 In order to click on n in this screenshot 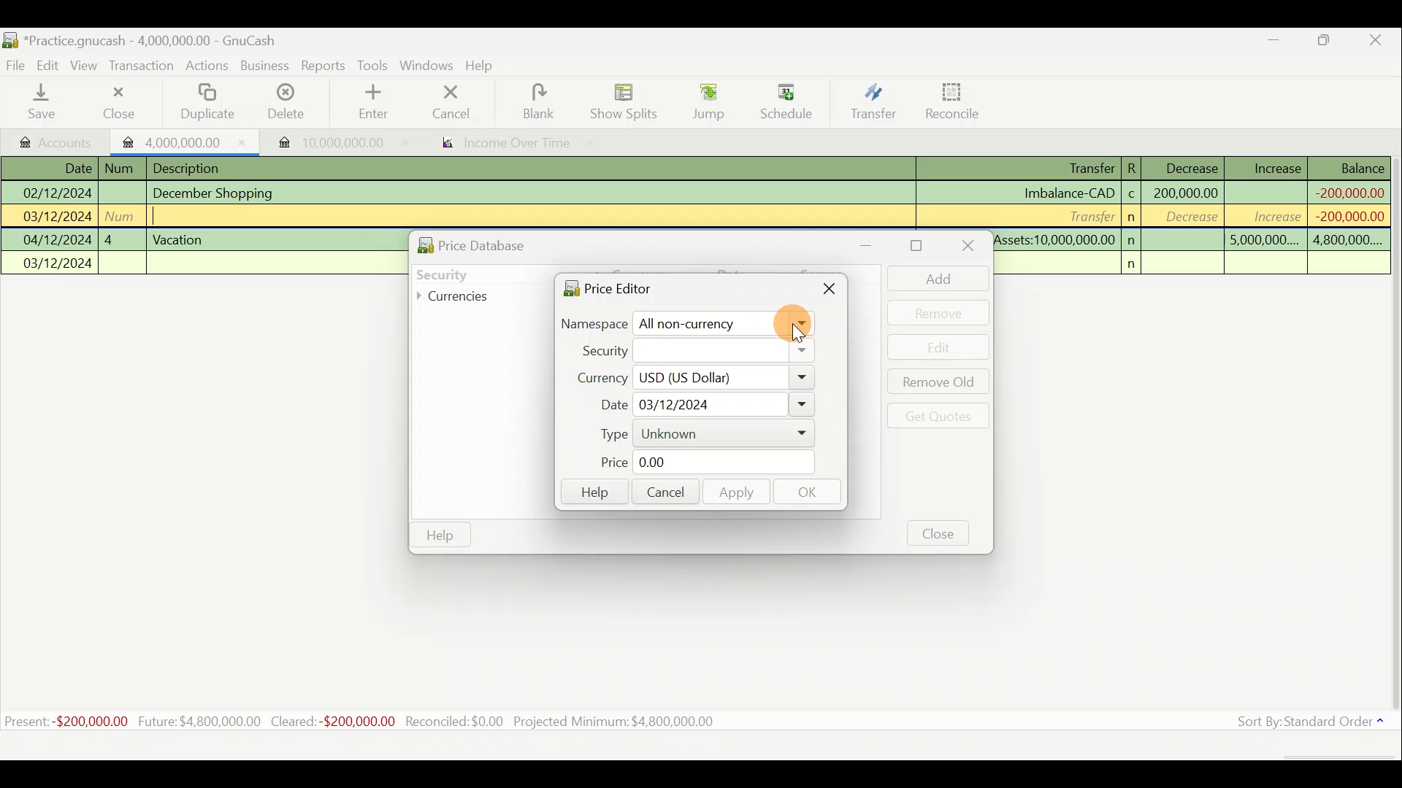, I will do `click(1136, 264)`.